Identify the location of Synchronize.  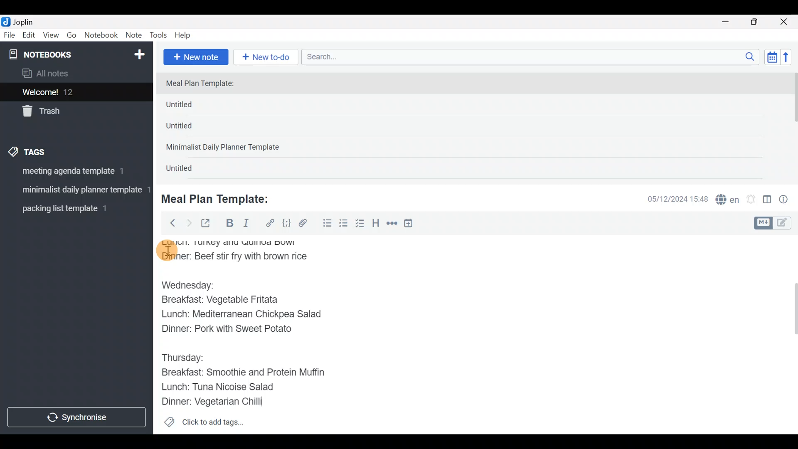
(78, 417).